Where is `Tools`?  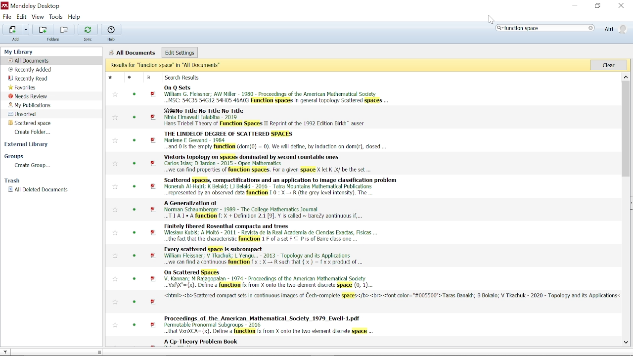
Tools is located at coordinates (57, 17).